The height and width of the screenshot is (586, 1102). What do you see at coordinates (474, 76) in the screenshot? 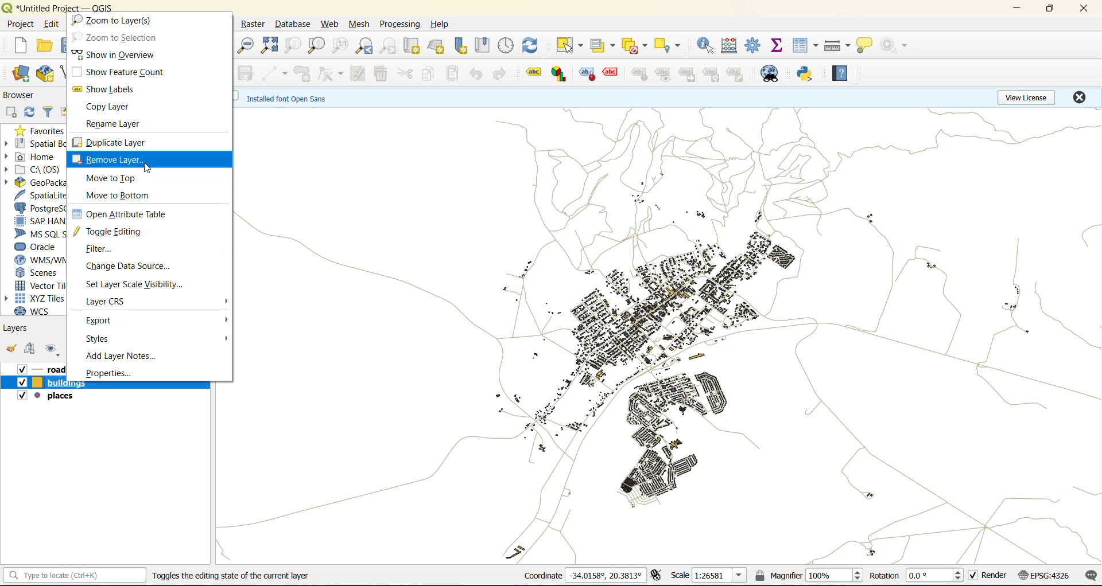
I see `undo` at bounding box center [474, 76].